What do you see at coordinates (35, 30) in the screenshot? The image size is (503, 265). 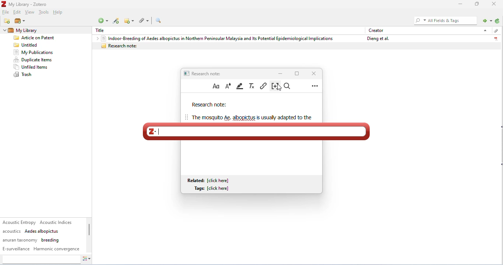 I see `my library` at bounding box center [35, 30].